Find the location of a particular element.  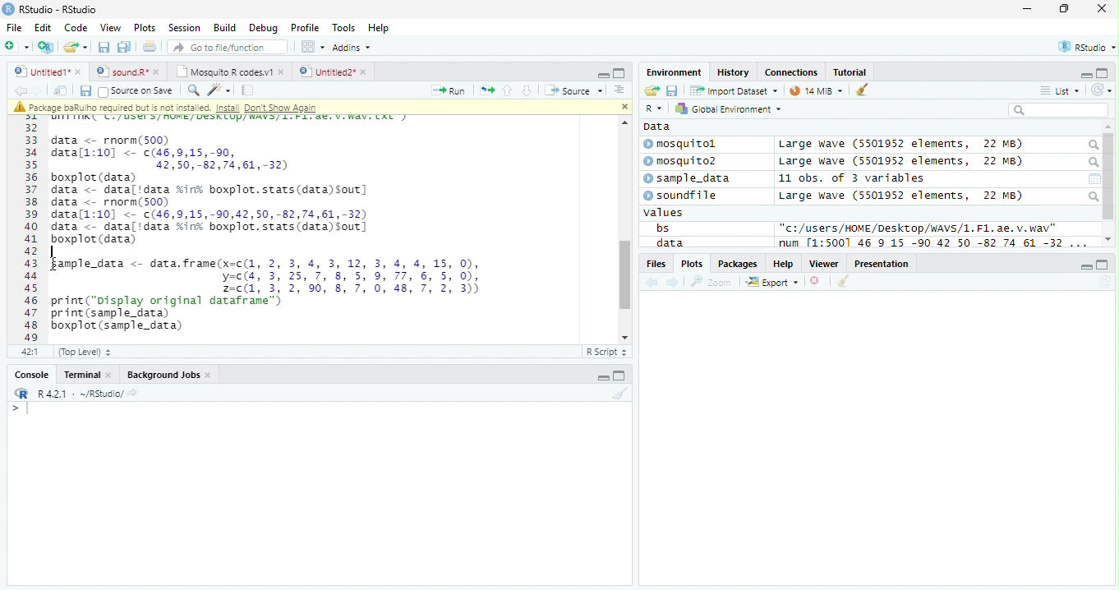

Mosquito R codes.v1 is located at coordinates (228, 71).